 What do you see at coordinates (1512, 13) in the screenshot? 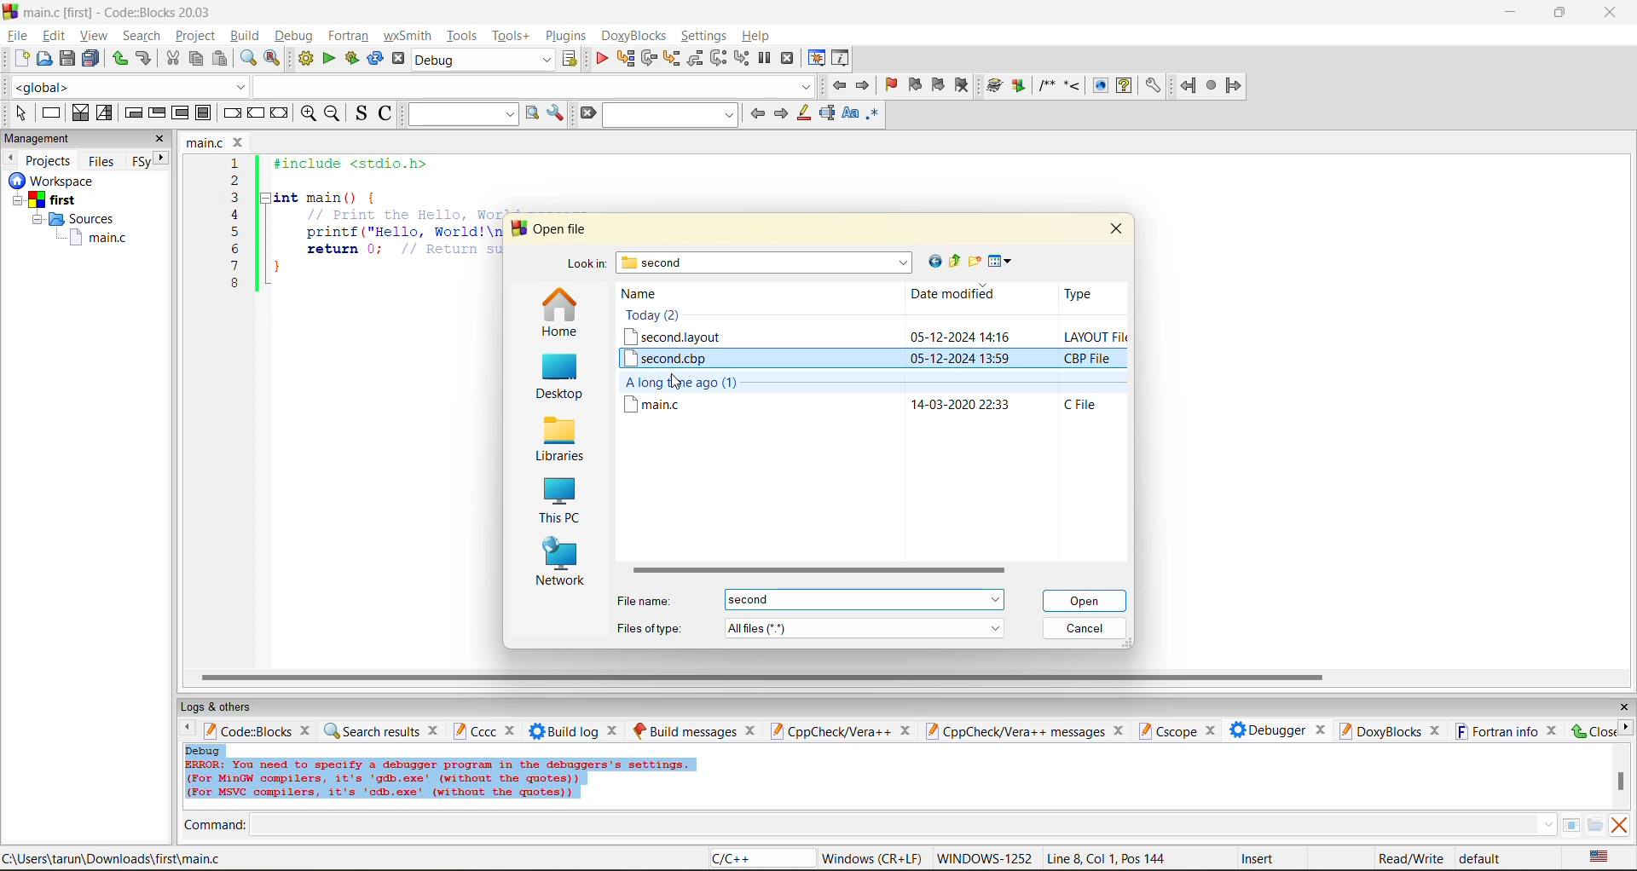
I see `minimize` at bounding box center [1512, 13].